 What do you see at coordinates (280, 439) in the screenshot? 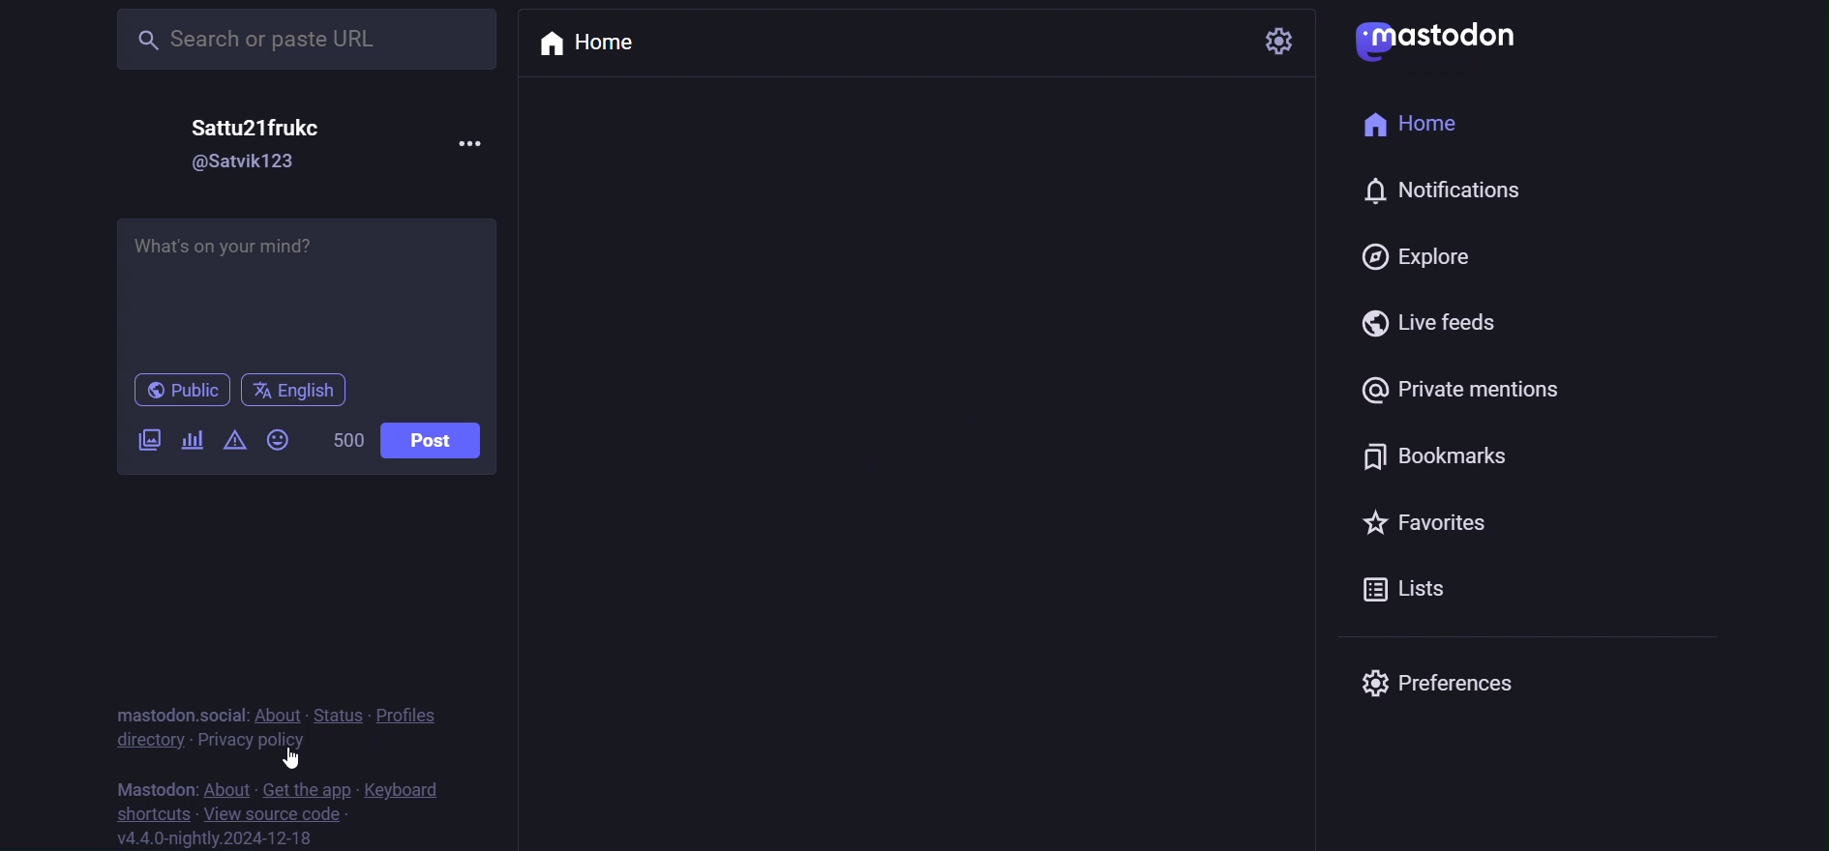
I see `emoji` at bounding box center [280, 439].